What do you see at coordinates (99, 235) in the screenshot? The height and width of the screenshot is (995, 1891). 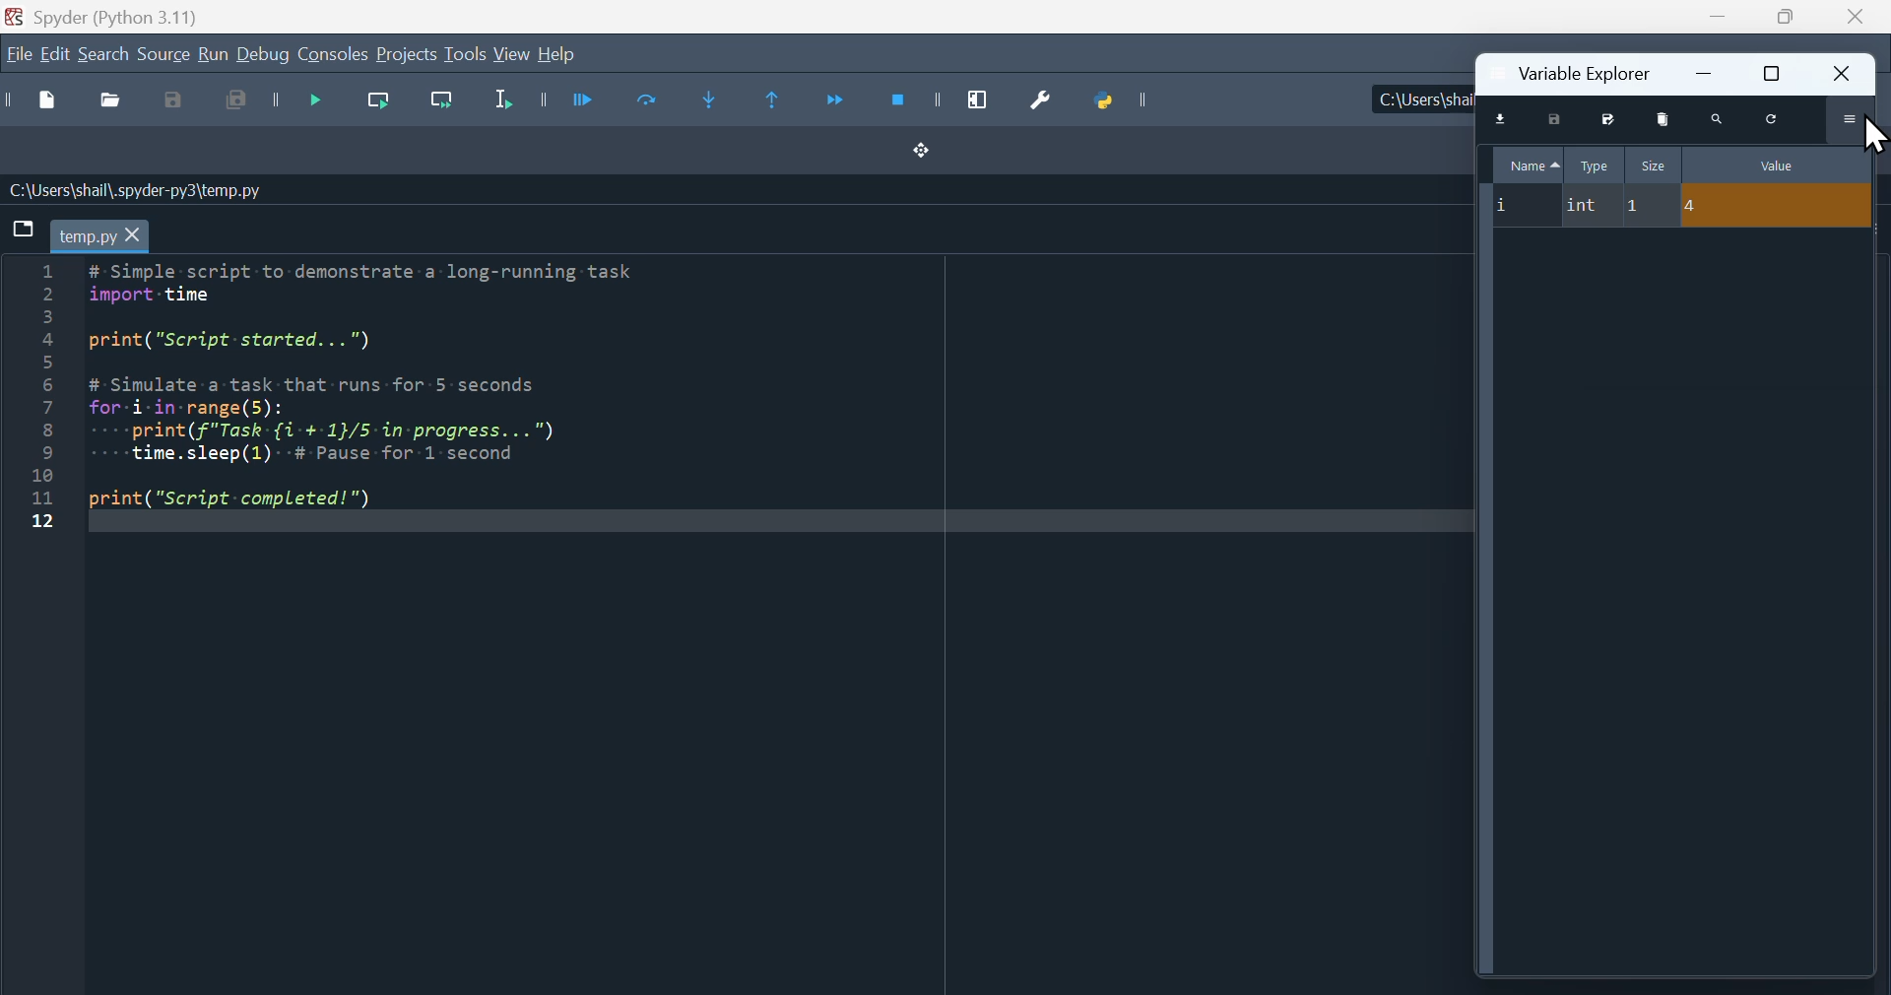 I see `temp.py` at bounding box center [99, 235].